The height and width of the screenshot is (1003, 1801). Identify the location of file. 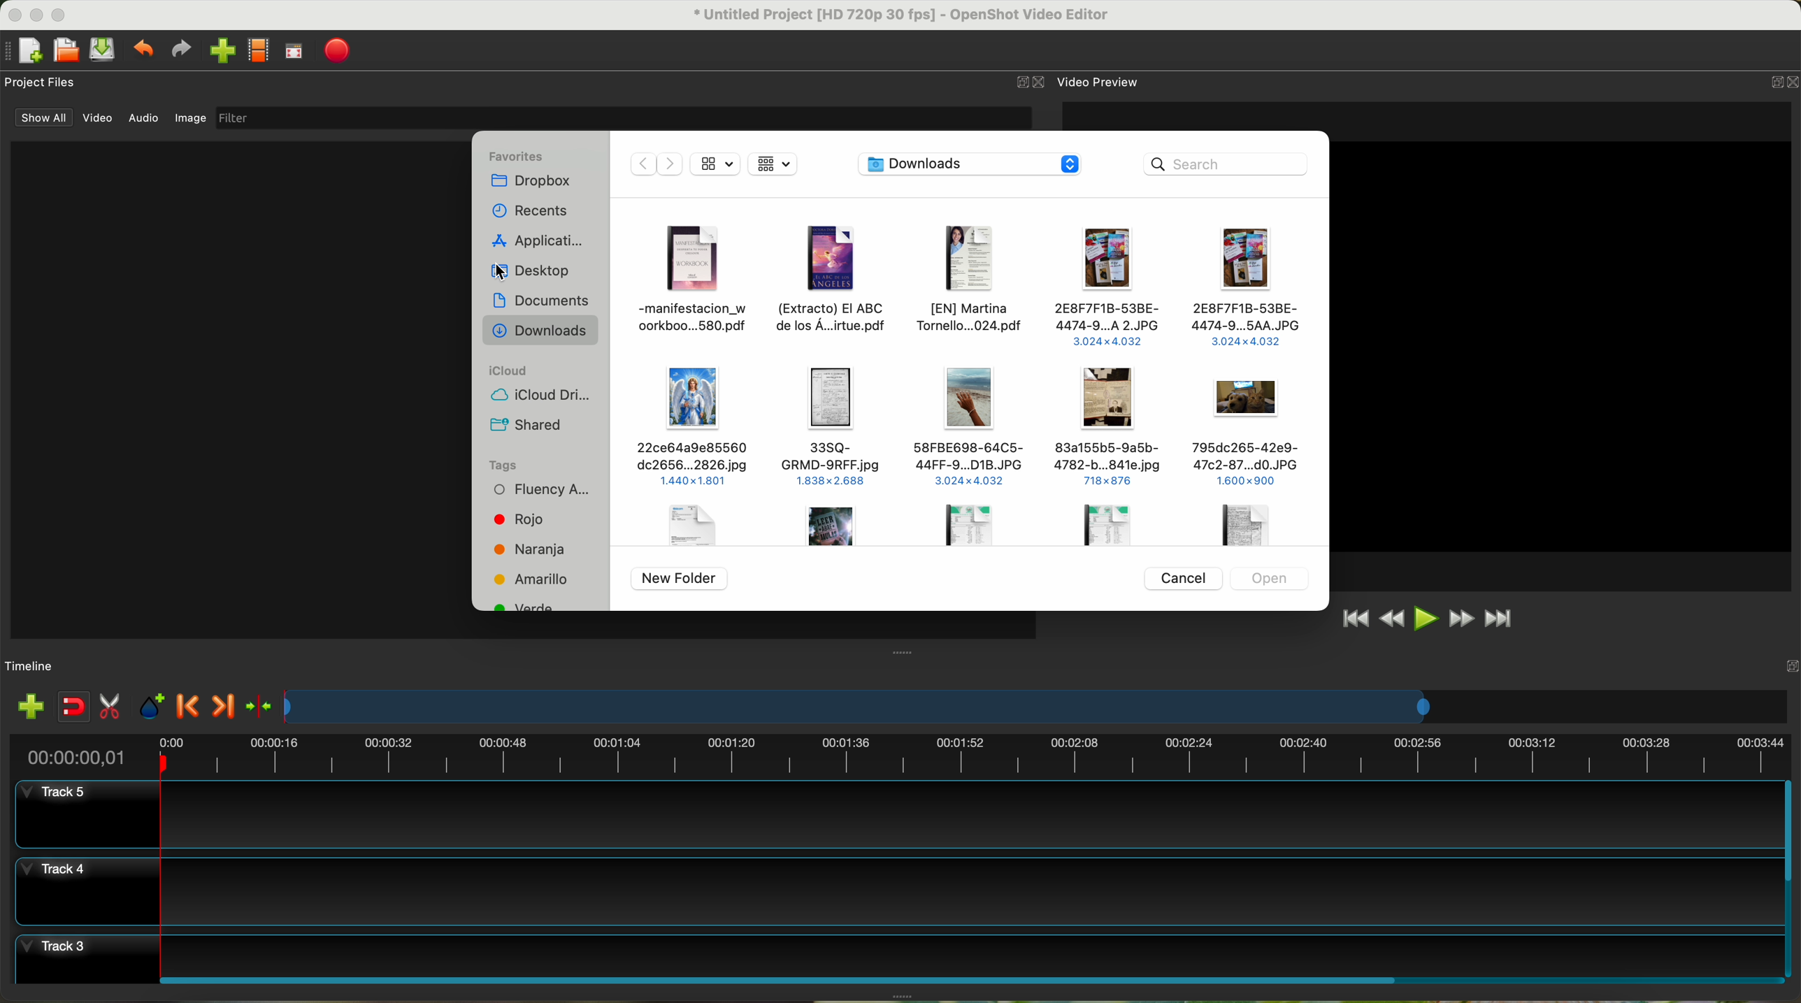
(1248, 524).